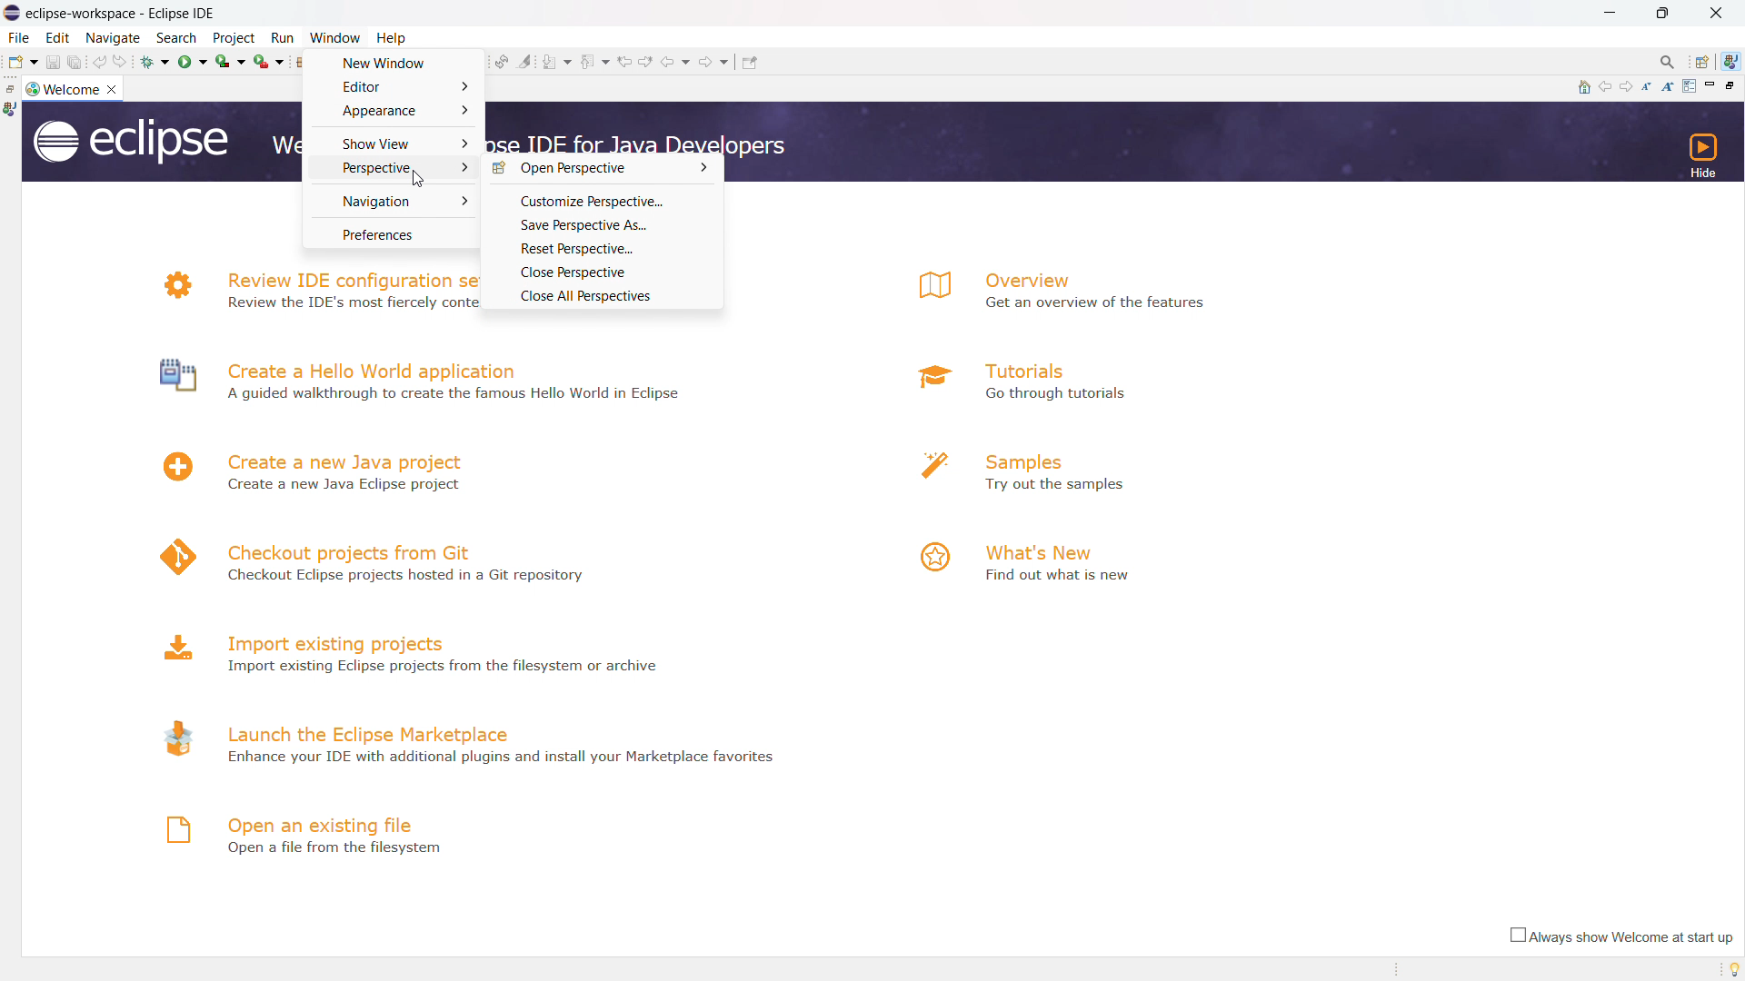 The height and width of the screenshot is (981, 1745). Describe the element at coordinates (675, 62) in the screenshot. I see `back` at that location.